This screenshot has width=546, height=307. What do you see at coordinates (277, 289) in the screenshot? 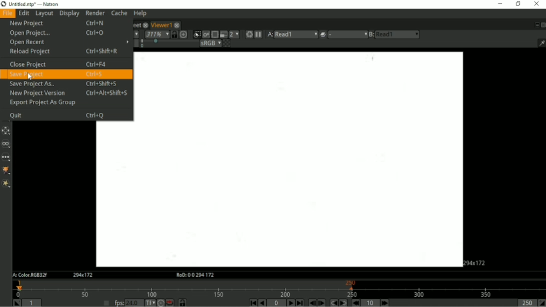
I see `Timeline` at bounding box center [277, 289].